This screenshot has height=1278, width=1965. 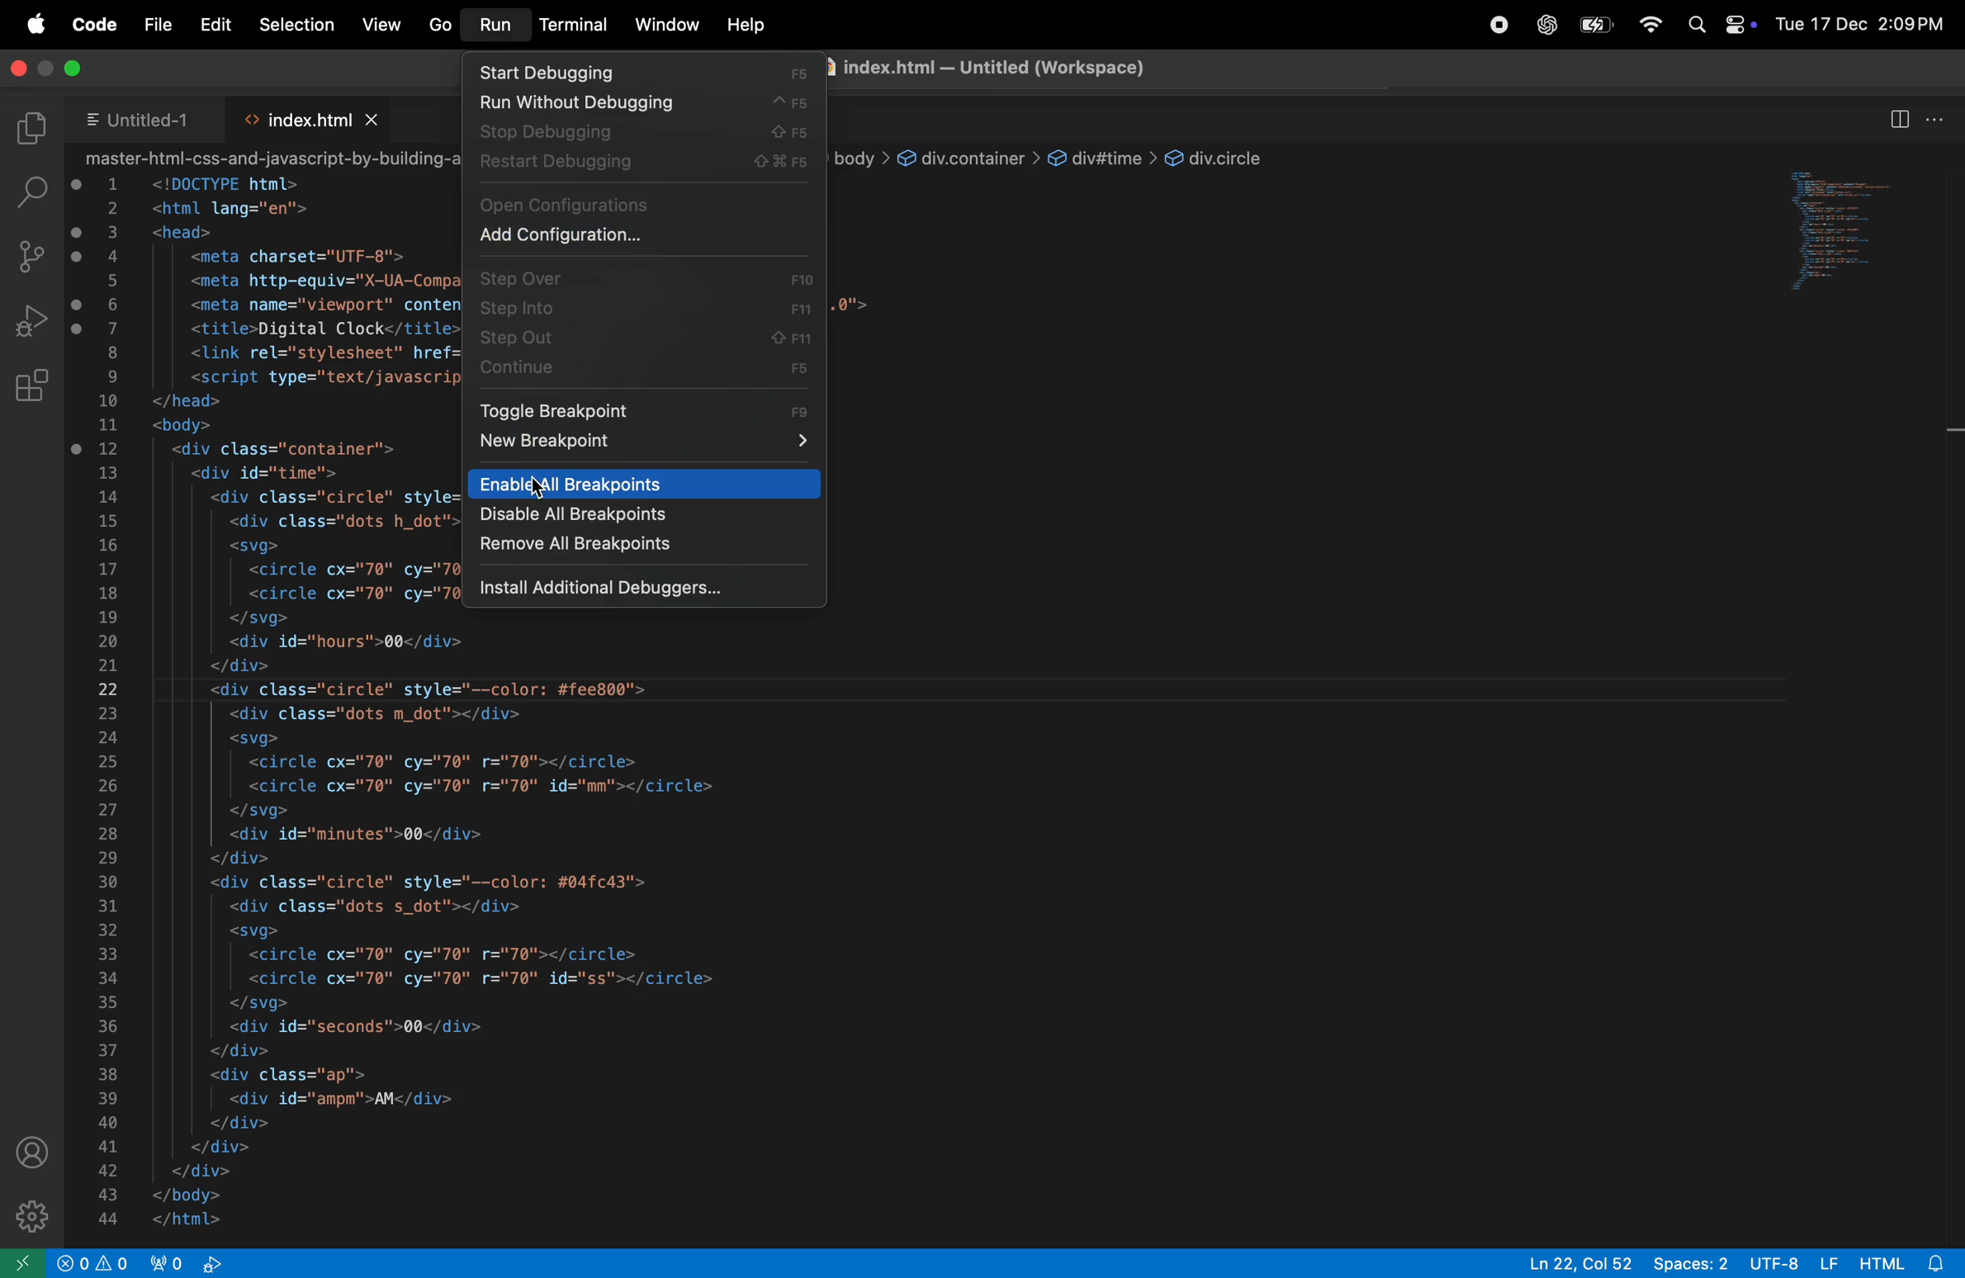 What do you see at coordinates (440, 26) in the screenshot?
I see `Go` at bounding box center [440, 26].